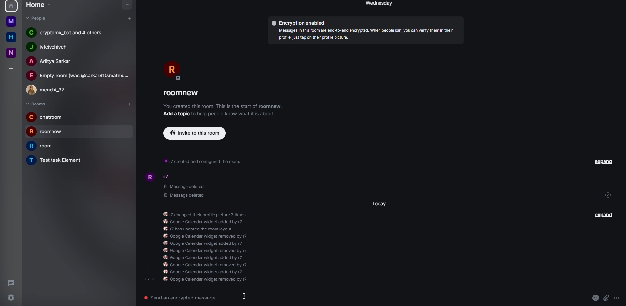 The image size is (626, 306). I want to click on room, so click(48, 132).